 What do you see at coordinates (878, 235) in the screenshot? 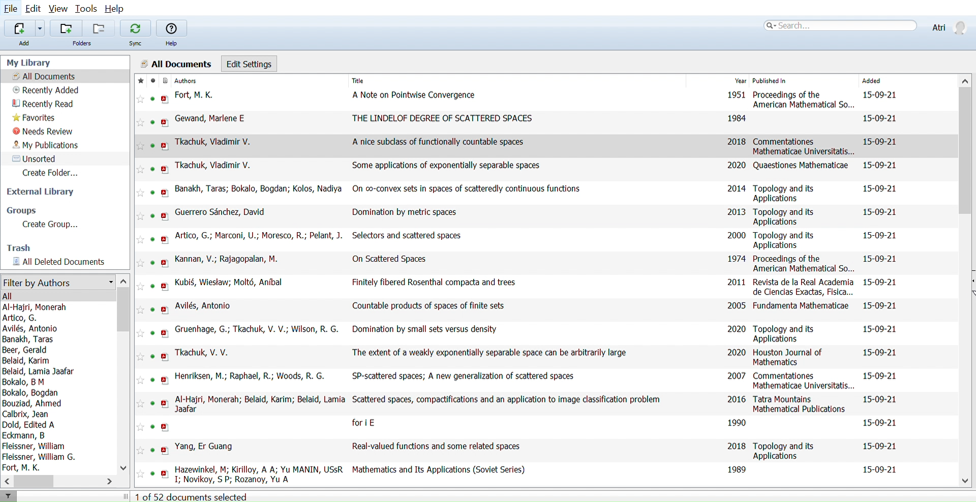
I see `15-09-21` at bounding box center [878, 235].